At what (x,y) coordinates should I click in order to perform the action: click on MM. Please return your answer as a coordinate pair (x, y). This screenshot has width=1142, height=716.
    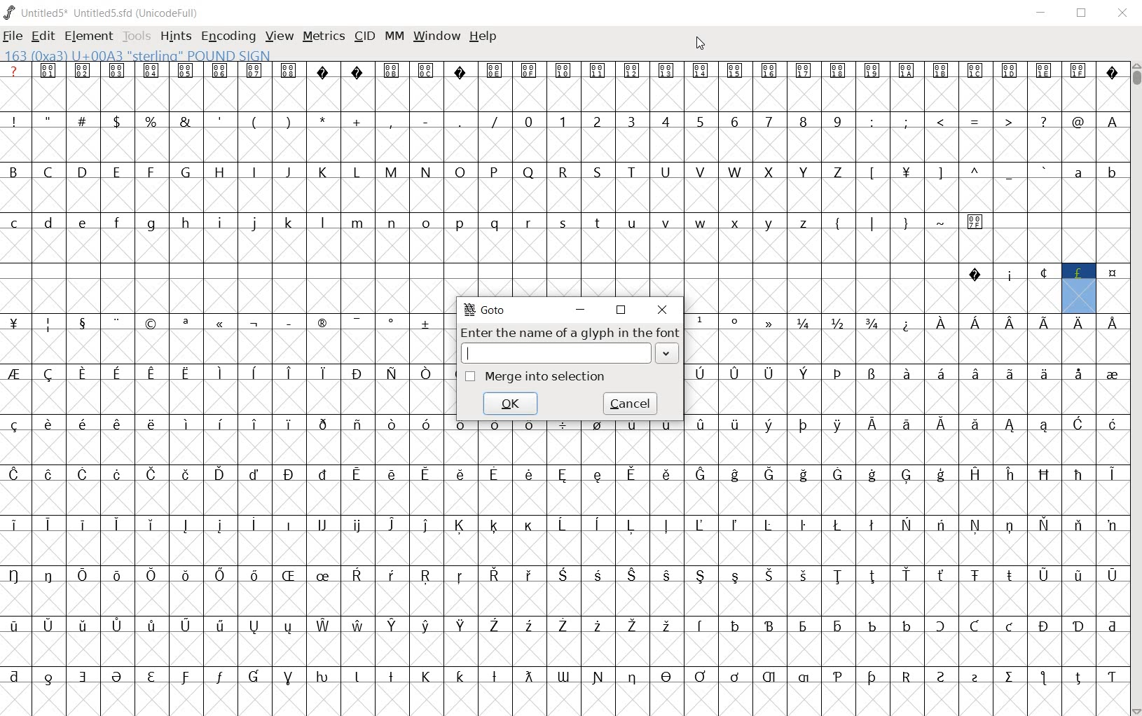
    Looking at the image, I should click on (396, 37).